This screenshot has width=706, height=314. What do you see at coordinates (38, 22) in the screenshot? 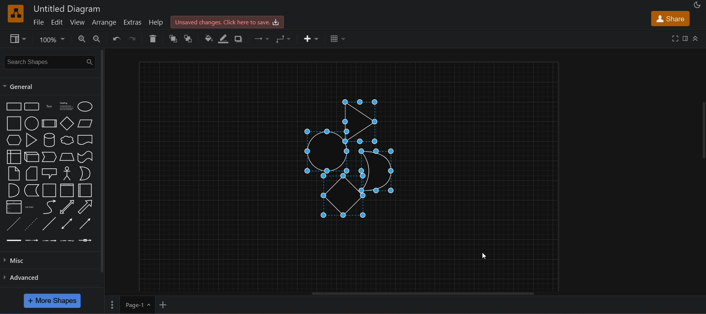
I see `file` at bounding box center [38, 22].